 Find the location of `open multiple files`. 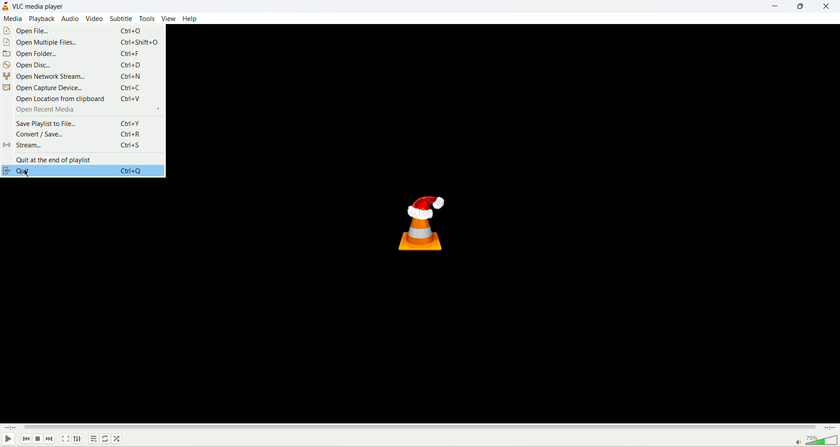

open multiple files is located at coordinates (82, 43).